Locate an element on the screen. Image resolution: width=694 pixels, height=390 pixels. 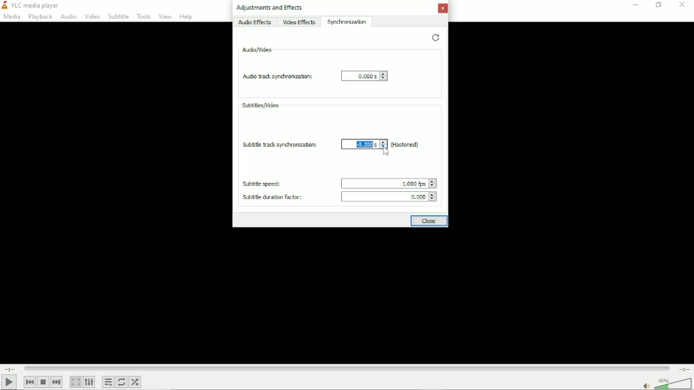
Help is located at coordinates (187, 17).